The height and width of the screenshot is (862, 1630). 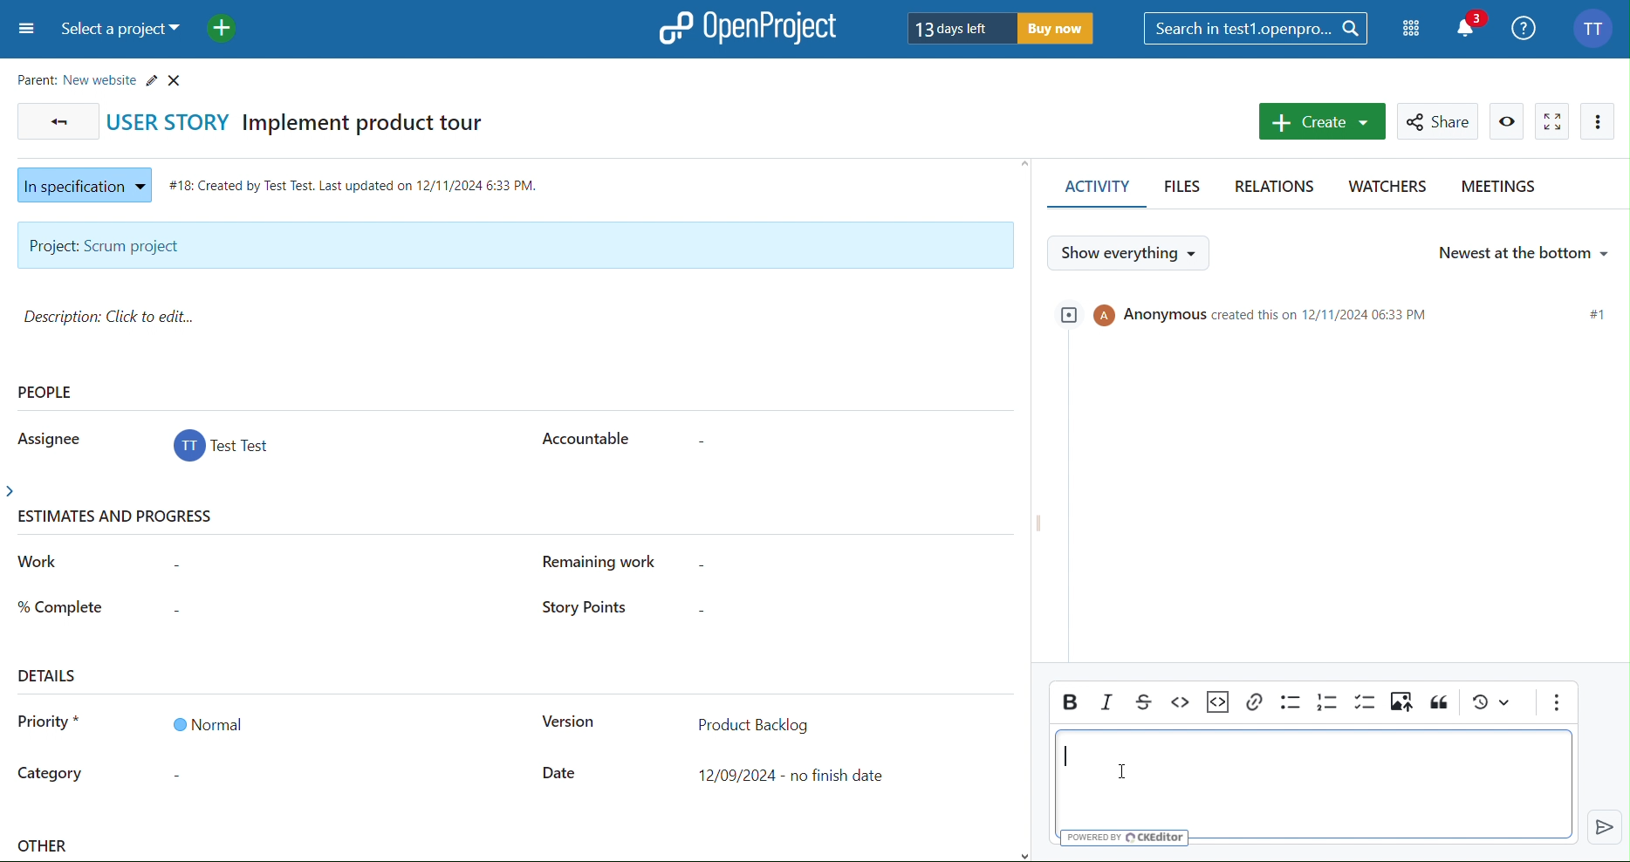 What do you see at coordinates (609, 562) in the screenshot?
I see `Remaining work` at bounding box center [609, 562].